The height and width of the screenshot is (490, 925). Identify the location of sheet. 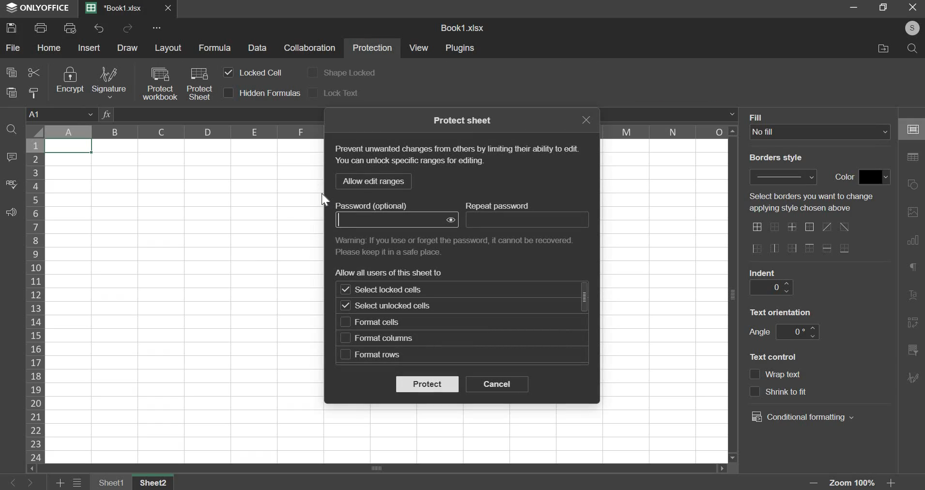
(112, 482).